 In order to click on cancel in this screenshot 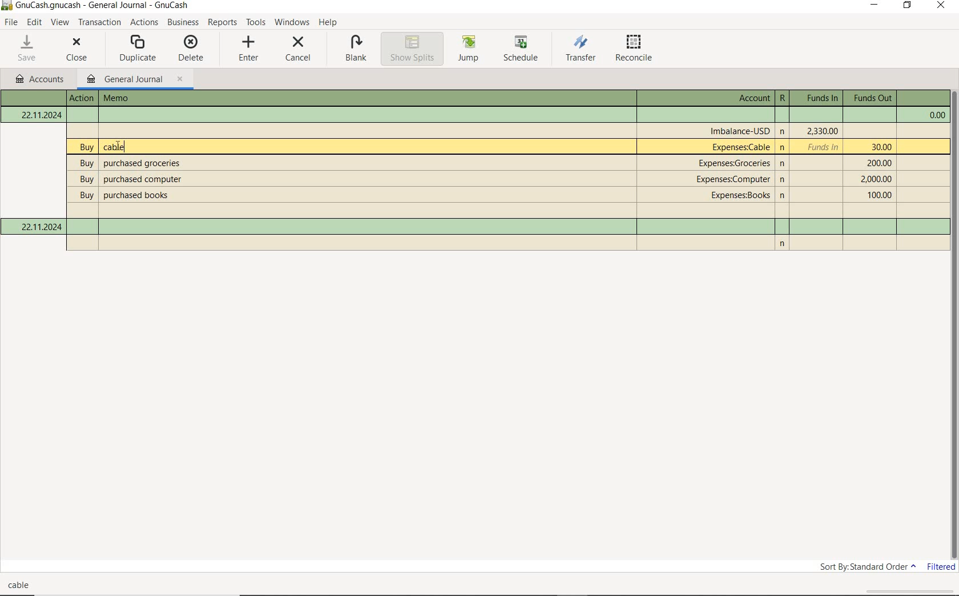, I will do `click(298, 51)`.